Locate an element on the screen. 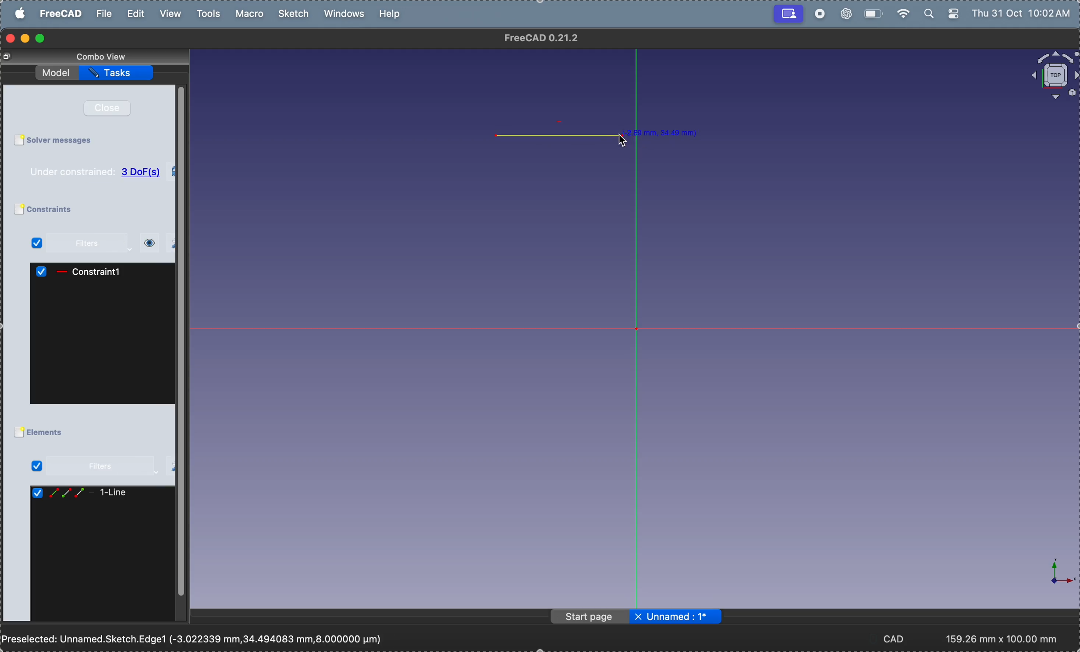  combo view is located at coordinates (104, 56).